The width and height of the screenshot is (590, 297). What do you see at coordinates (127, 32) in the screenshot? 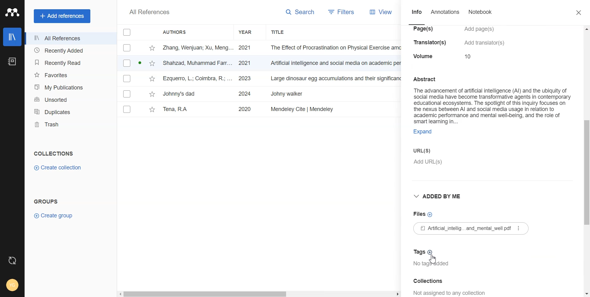
I see `Checklist` at bounding box center [127, 32].